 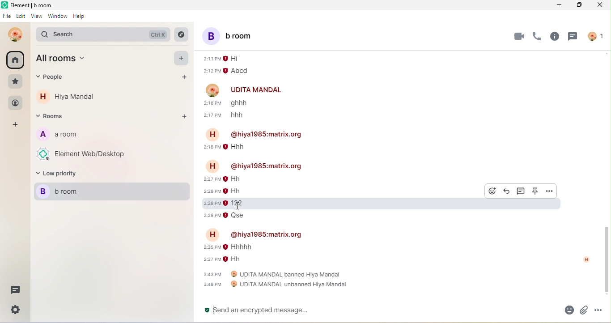 What do you see at coordinates (267, 166) in the screenshot?
I see `@hiya1985:matrix.org` at bounding box center [267, 166].